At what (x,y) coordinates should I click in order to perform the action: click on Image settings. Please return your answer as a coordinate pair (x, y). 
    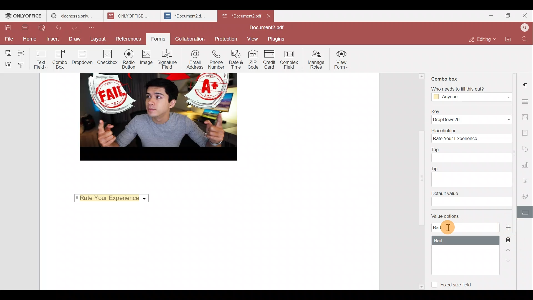
    Looking at the image, I should click on (526, 117).